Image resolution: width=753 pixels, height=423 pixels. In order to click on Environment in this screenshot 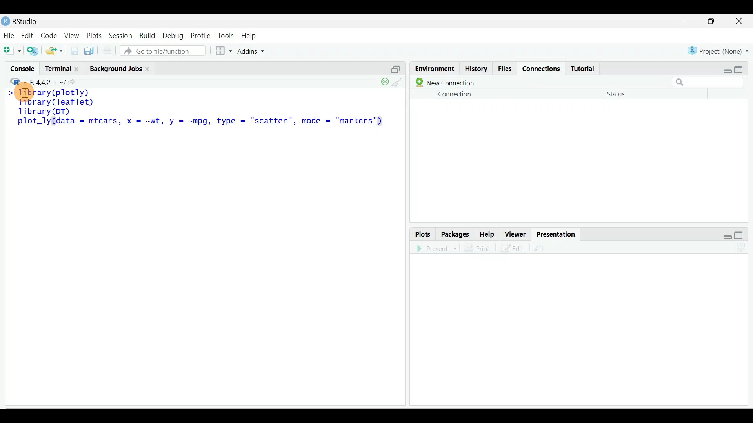, I will do `click(433, 68)`.